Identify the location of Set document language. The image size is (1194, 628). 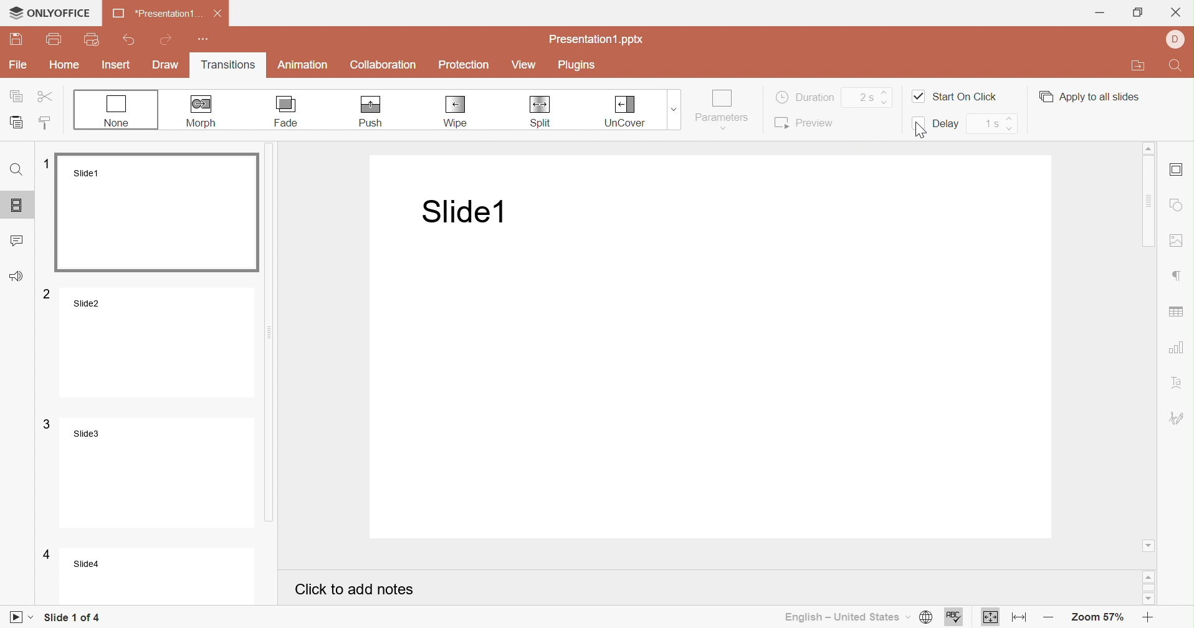
(925, 618).